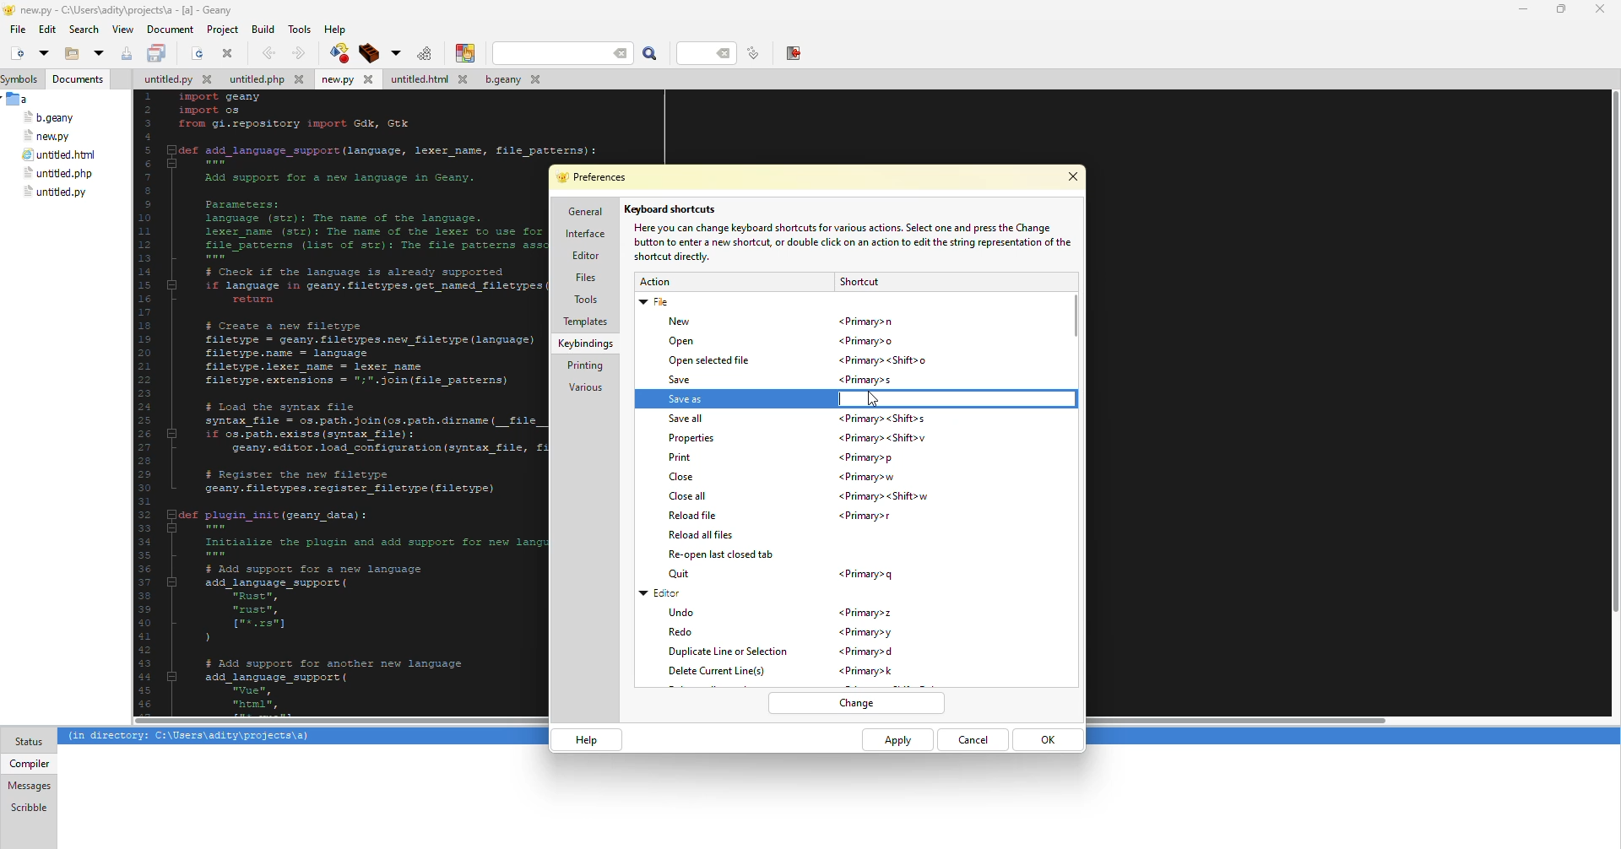 This screenshot has height=849, width=1621. Describe the element at coordinates (366, 53) in the screenshot. I see `build` at that location.